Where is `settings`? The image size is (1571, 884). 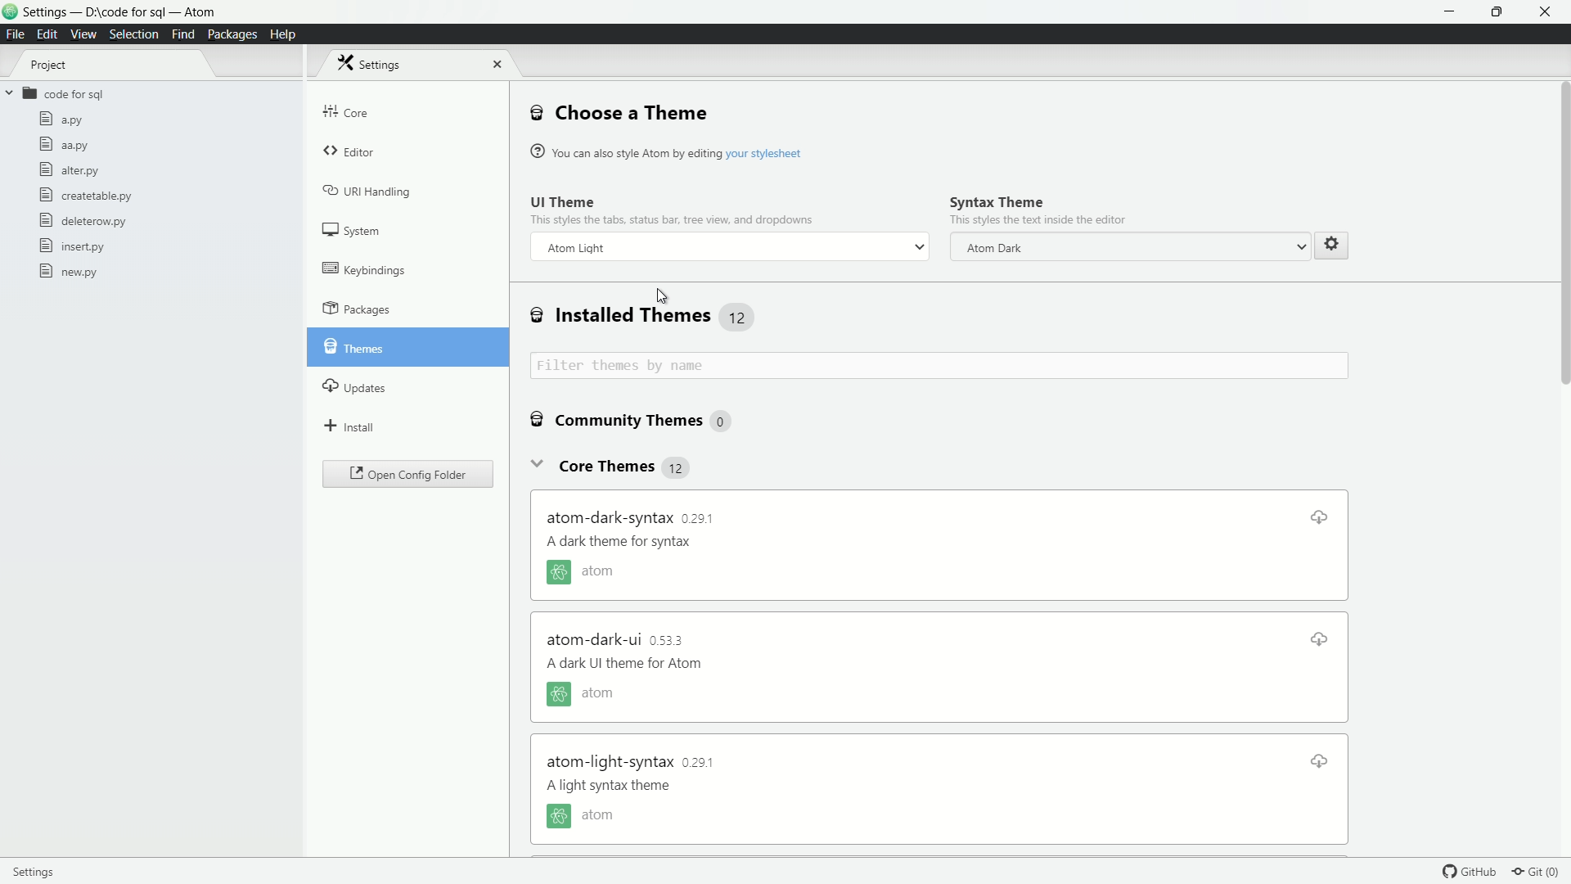
settings is located at coordinates (47, 869).